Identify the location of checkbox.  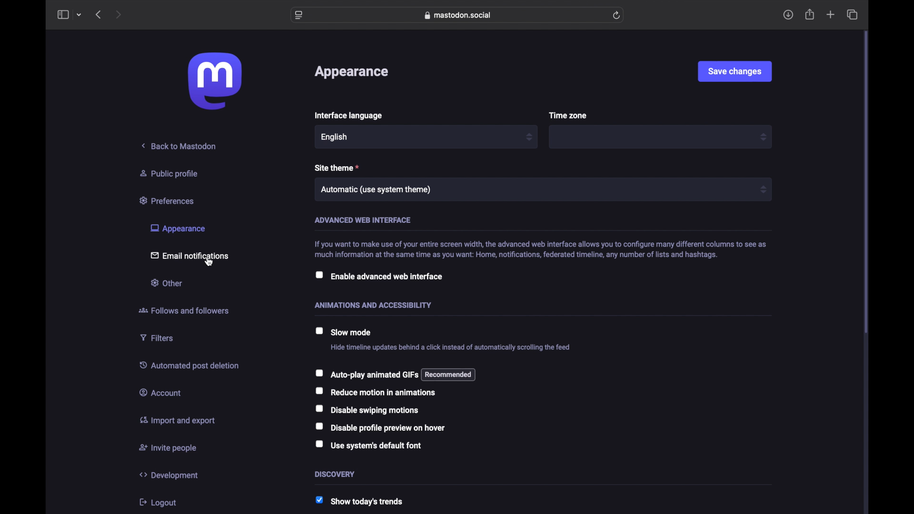
(380, 427).